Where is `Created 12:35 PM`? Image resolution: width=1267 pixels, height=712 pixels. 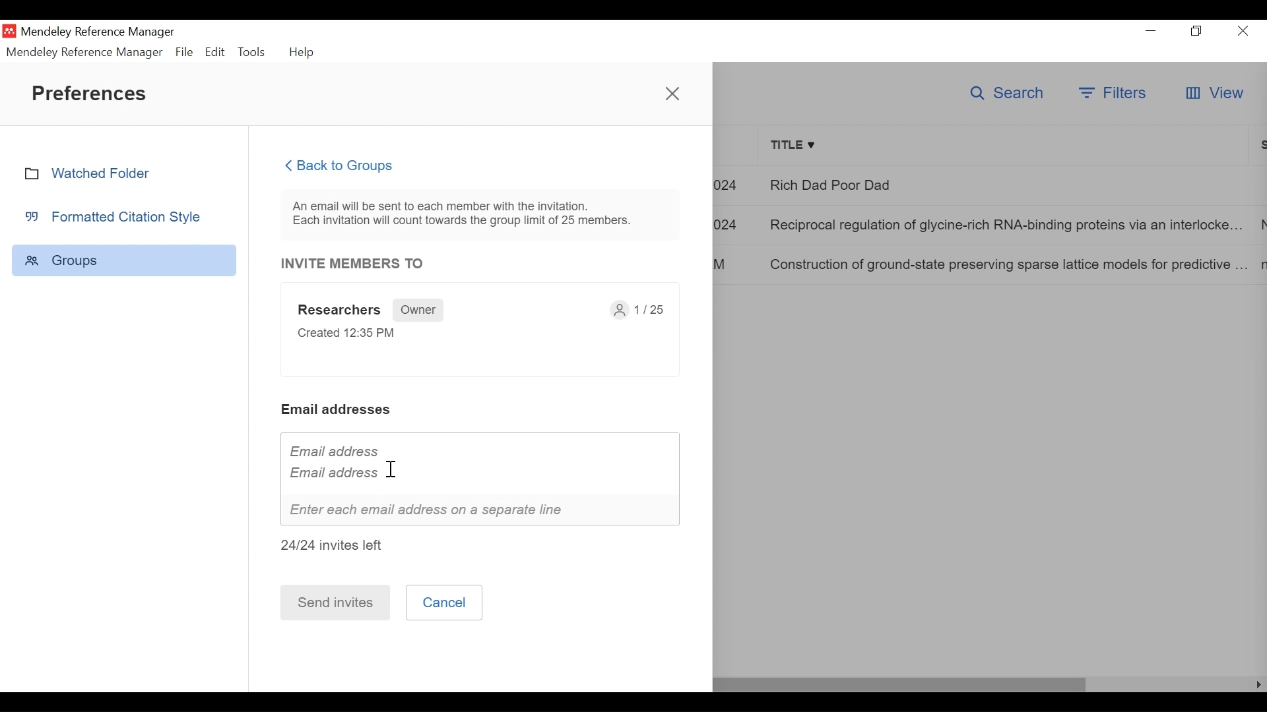
Created 12:35 PM is located at coordinates (344, 337).